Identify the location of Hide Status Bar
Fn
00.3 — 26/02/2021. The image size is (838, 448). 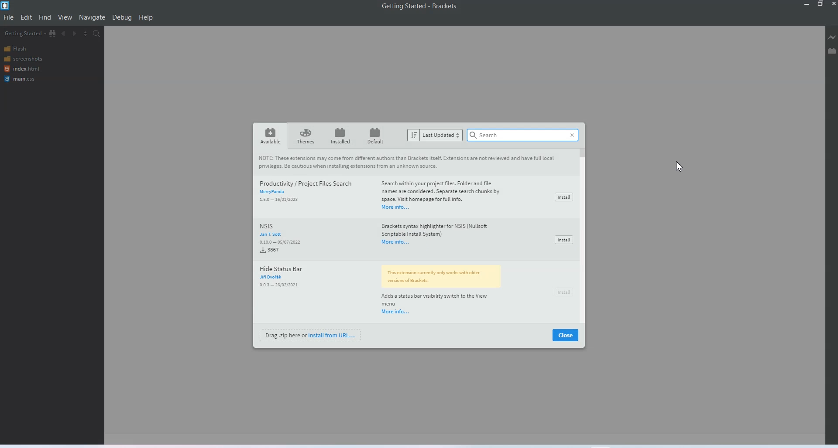
(281, 276).